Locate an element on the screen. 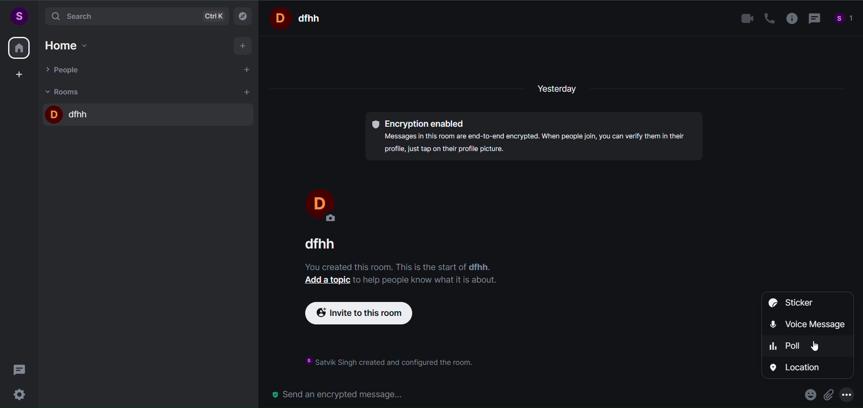 The image size is (863, 408). people is located at coordinates (844, 20).